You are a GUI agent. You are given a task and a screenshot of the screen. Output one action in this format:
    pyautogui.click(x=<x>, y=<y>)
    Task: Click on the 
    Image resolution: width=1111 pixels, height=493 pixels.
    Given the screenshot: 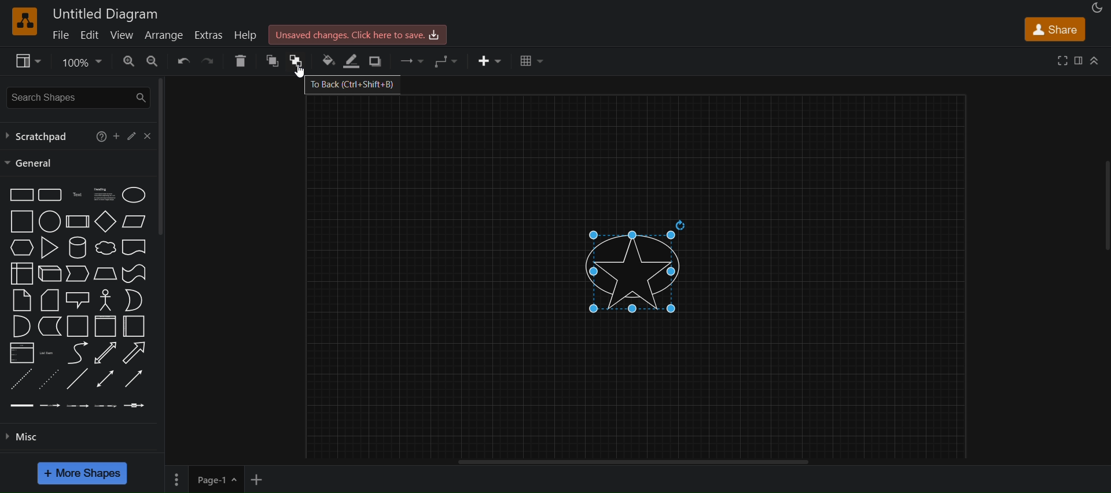 What is the action you would take?
    pyautogui.click(x=133, y=134)
    